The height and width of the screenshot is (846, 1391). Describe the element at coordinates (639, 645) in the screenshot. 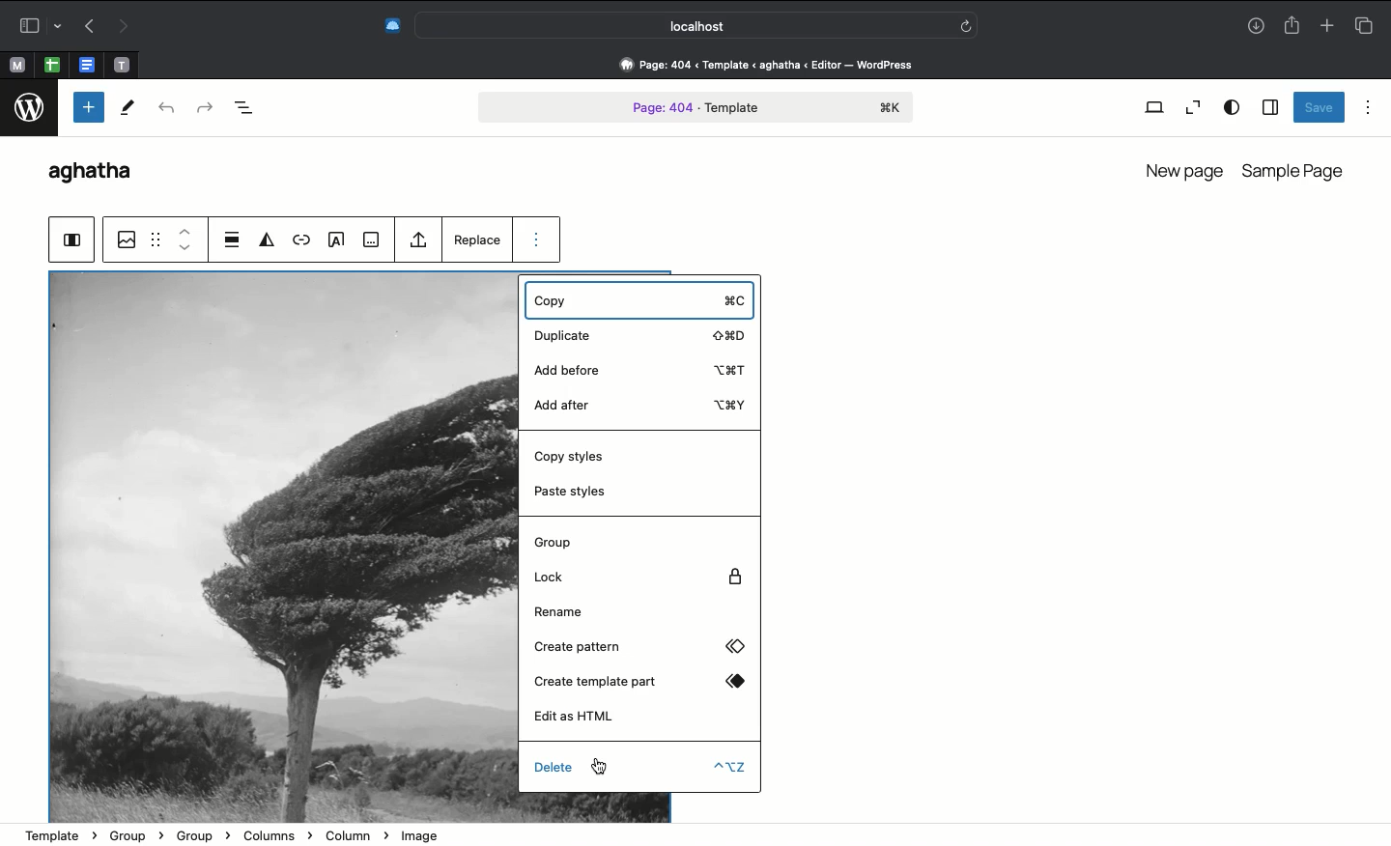

I see `Create pattern` at that location.